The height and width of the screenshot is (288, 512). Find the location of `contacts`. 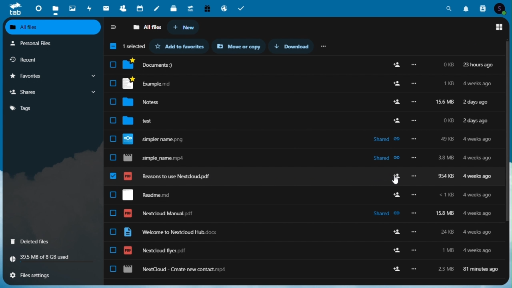

contacts is located at coordinates (482, 8).